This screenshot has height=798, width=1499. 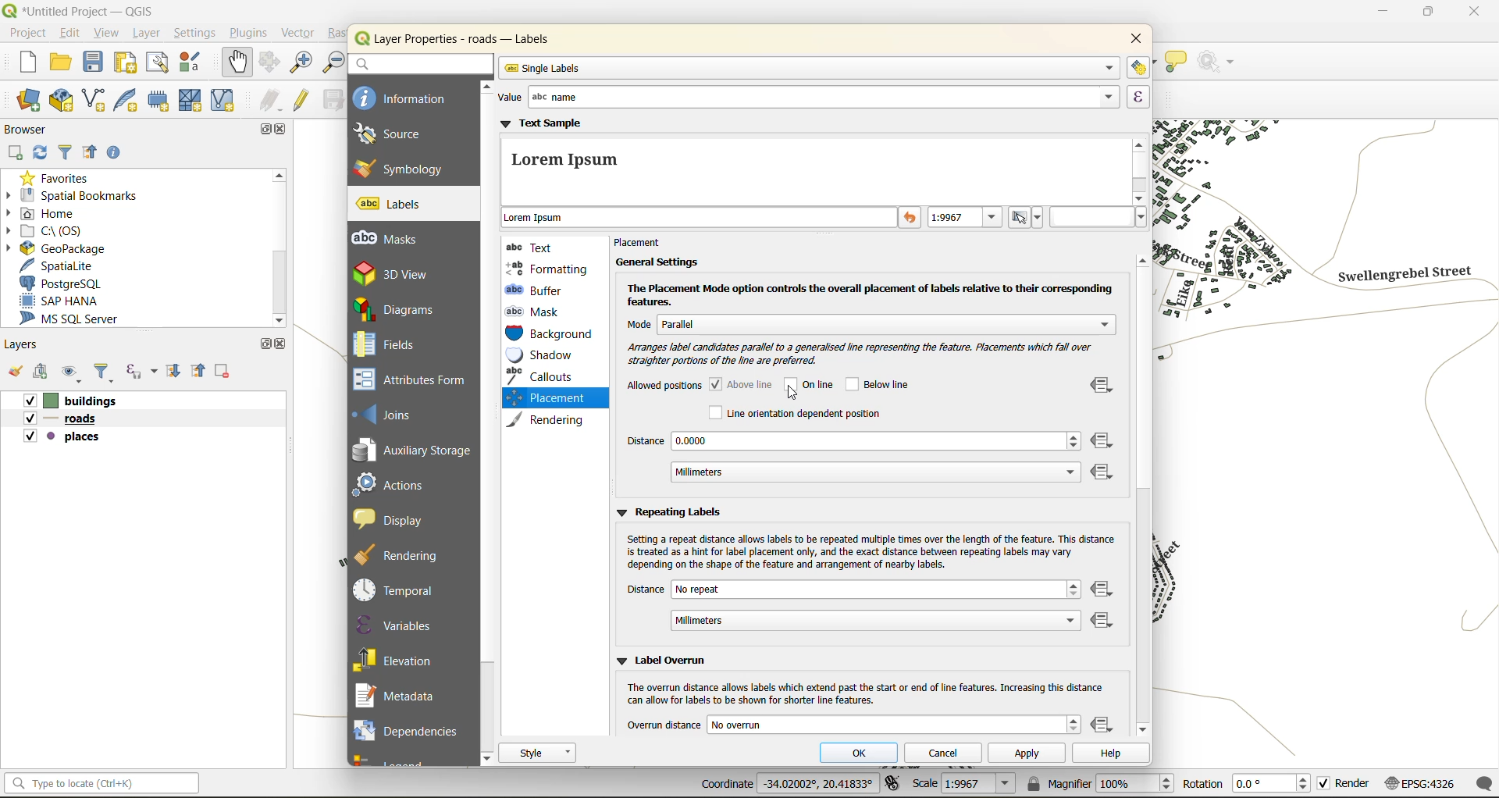 I want to click on below line, so click(x=883, y=384).